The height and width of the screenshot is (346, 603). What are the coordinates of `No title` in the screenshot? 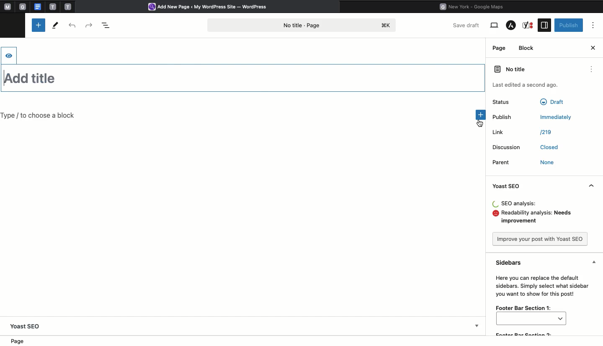 It's located at (527, 68).